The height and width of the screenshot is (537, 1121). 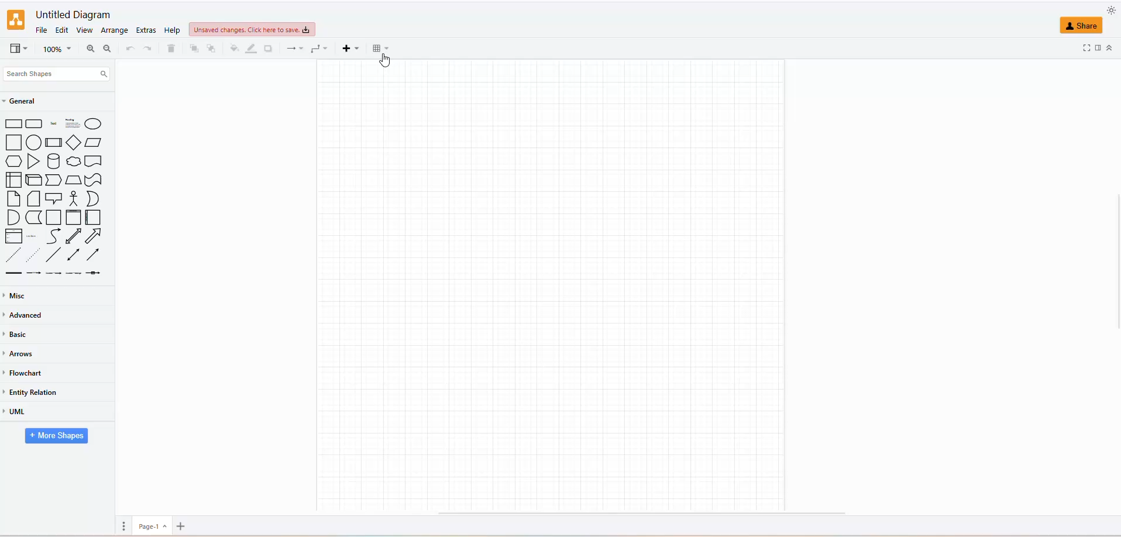 What do you see at coordinates (318, 49) in the screenshot?
I see `waypoints` at bounding box center [318, 49].